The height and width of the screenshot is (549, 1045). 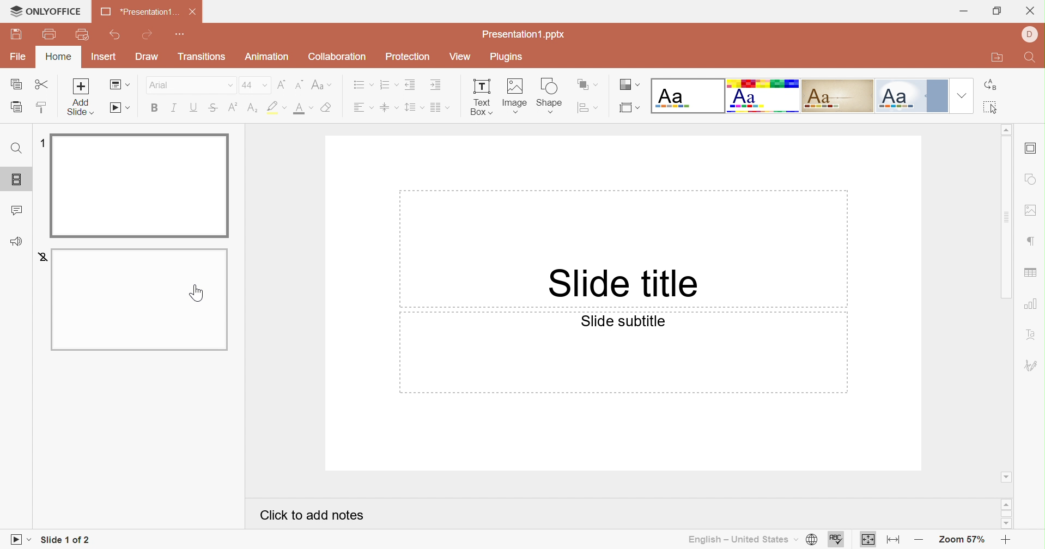 What do you see at coordinates (742, 539) in the screenshot?
I see `English - United States` at bounding box center [742, 539].